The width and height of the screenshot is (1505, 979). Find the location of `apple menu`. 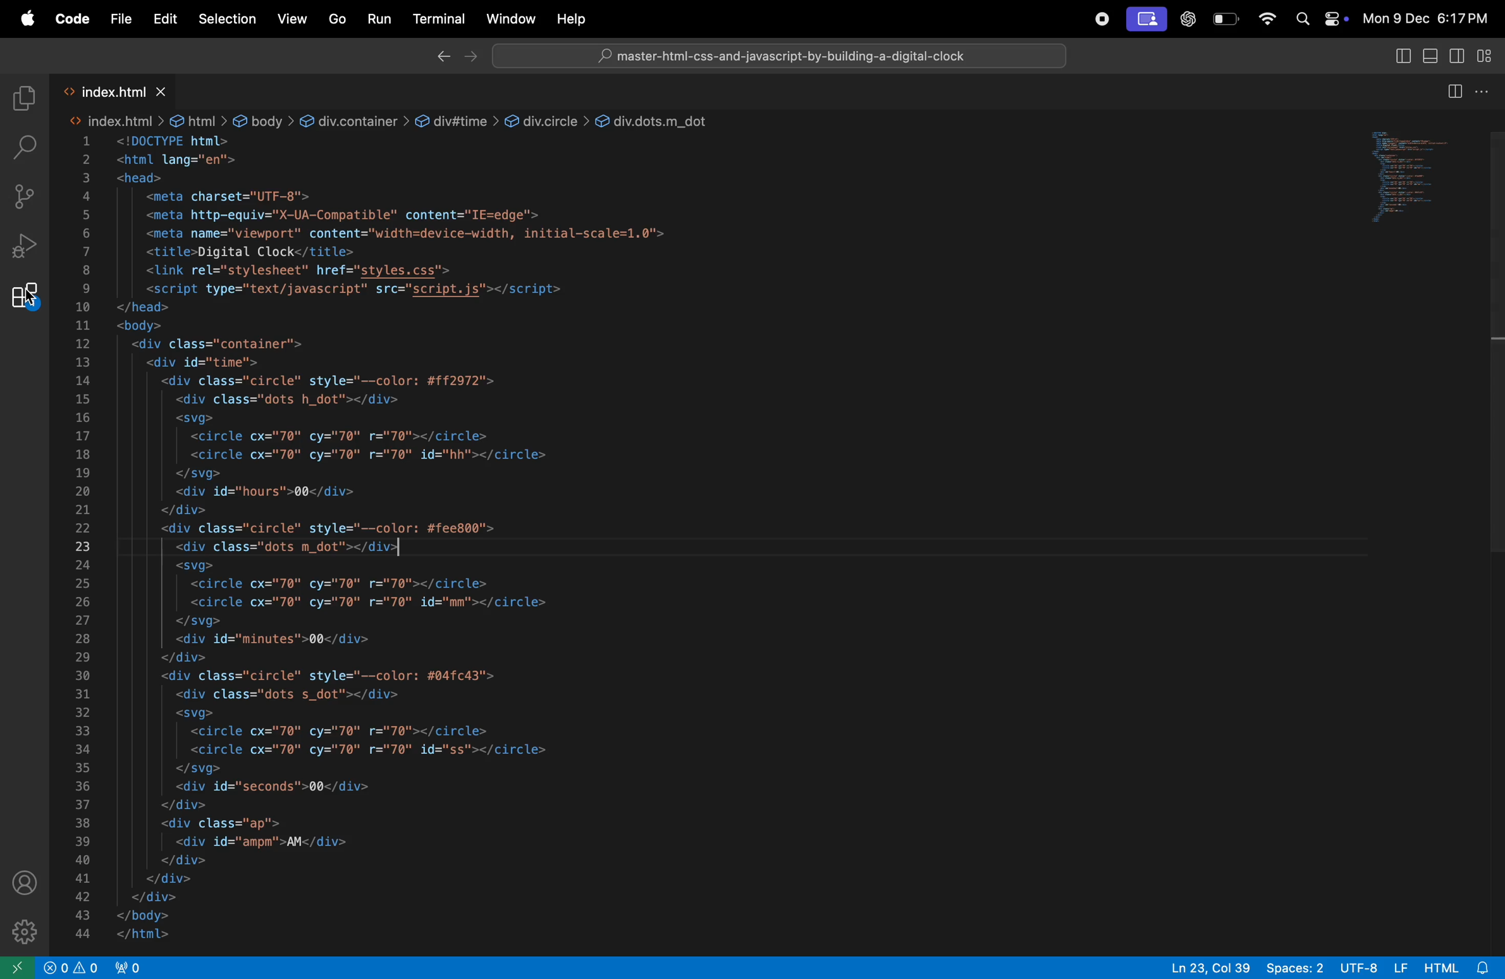

apple menu is located at coordinates (24, 16).